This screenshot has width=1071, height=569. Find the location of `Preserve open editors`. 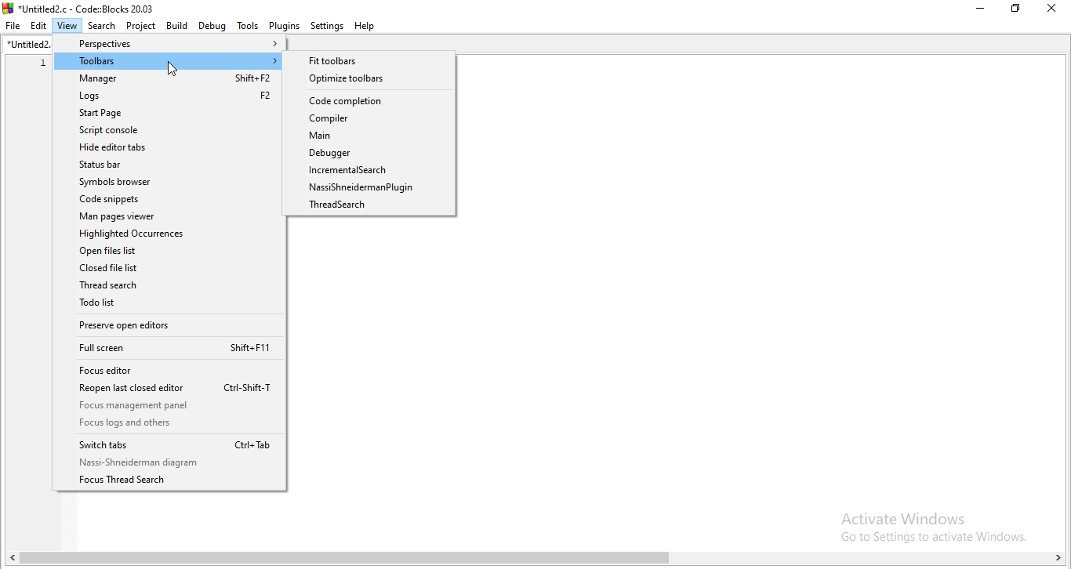

Preserve open editors is located at coordinates (169, 324).